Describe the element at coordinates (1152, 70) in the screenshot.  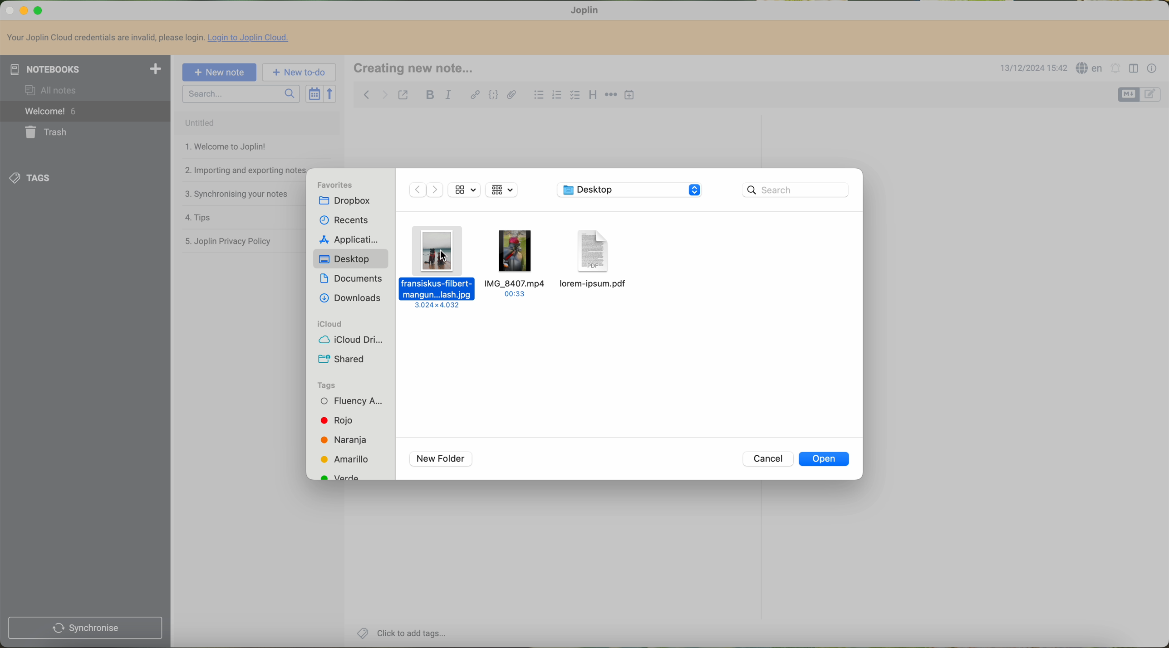
I see `note properties` at that location.